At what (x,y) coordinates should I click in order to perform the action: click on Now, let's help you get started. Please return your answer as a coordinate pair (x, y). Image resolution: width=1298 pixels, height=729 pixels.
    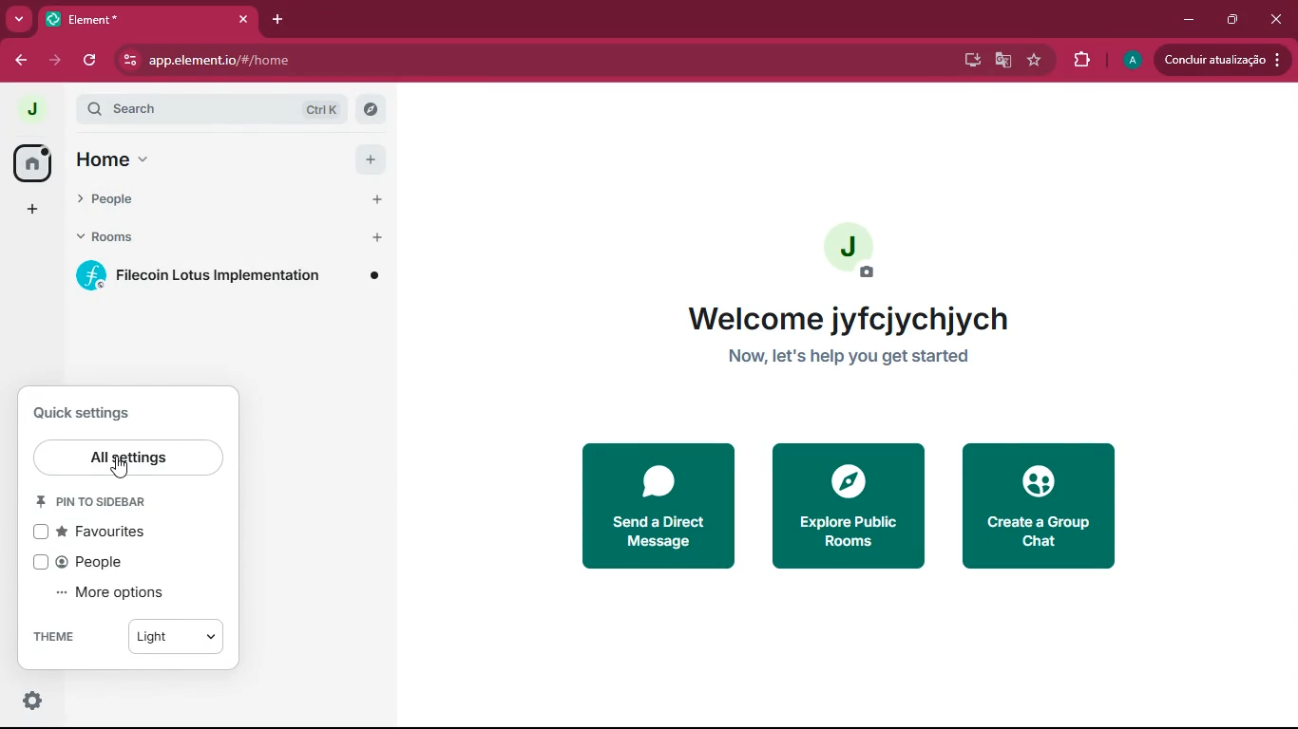
    Looking at the image, I should click on (858, 354).